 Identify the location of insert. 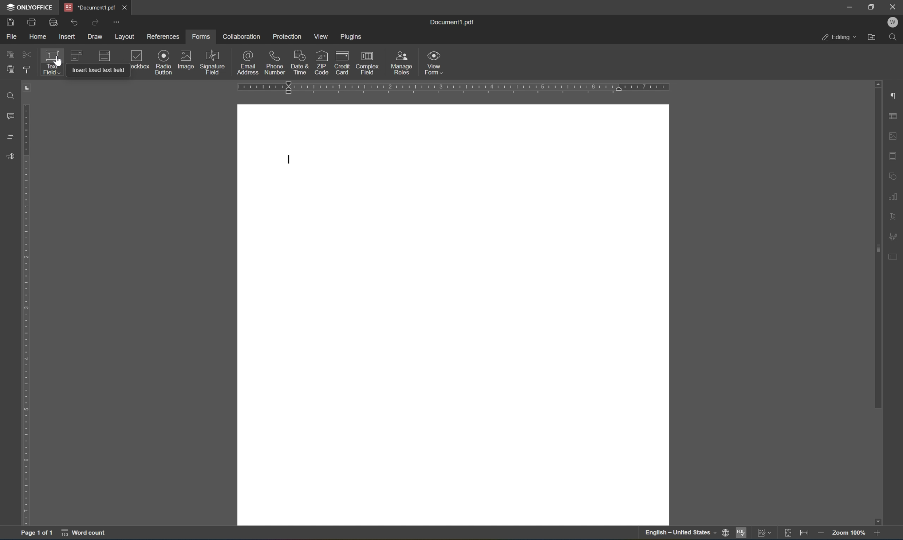
(67, 35).